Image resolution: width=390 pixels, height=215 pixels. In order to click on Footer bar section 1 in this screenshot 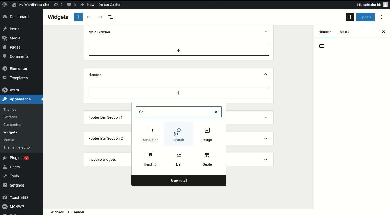, I will do `click(106, 118)`.